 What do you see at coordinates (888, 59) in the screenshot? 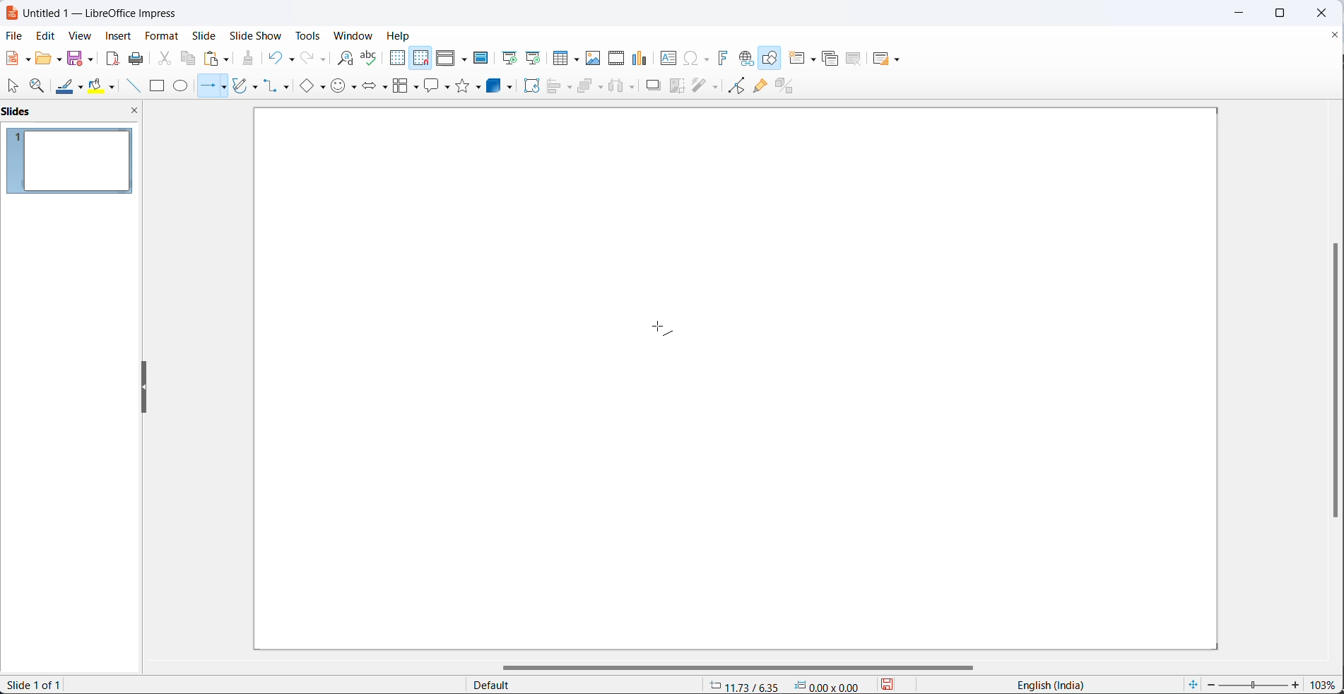
I see `slide layout` at bounding box center [888, 59].